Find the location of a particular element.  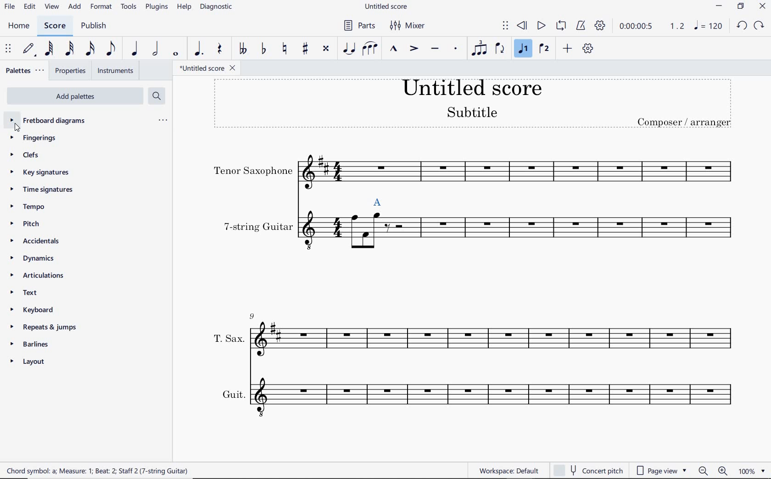

ellipsis is located at coordinates (162, 120).